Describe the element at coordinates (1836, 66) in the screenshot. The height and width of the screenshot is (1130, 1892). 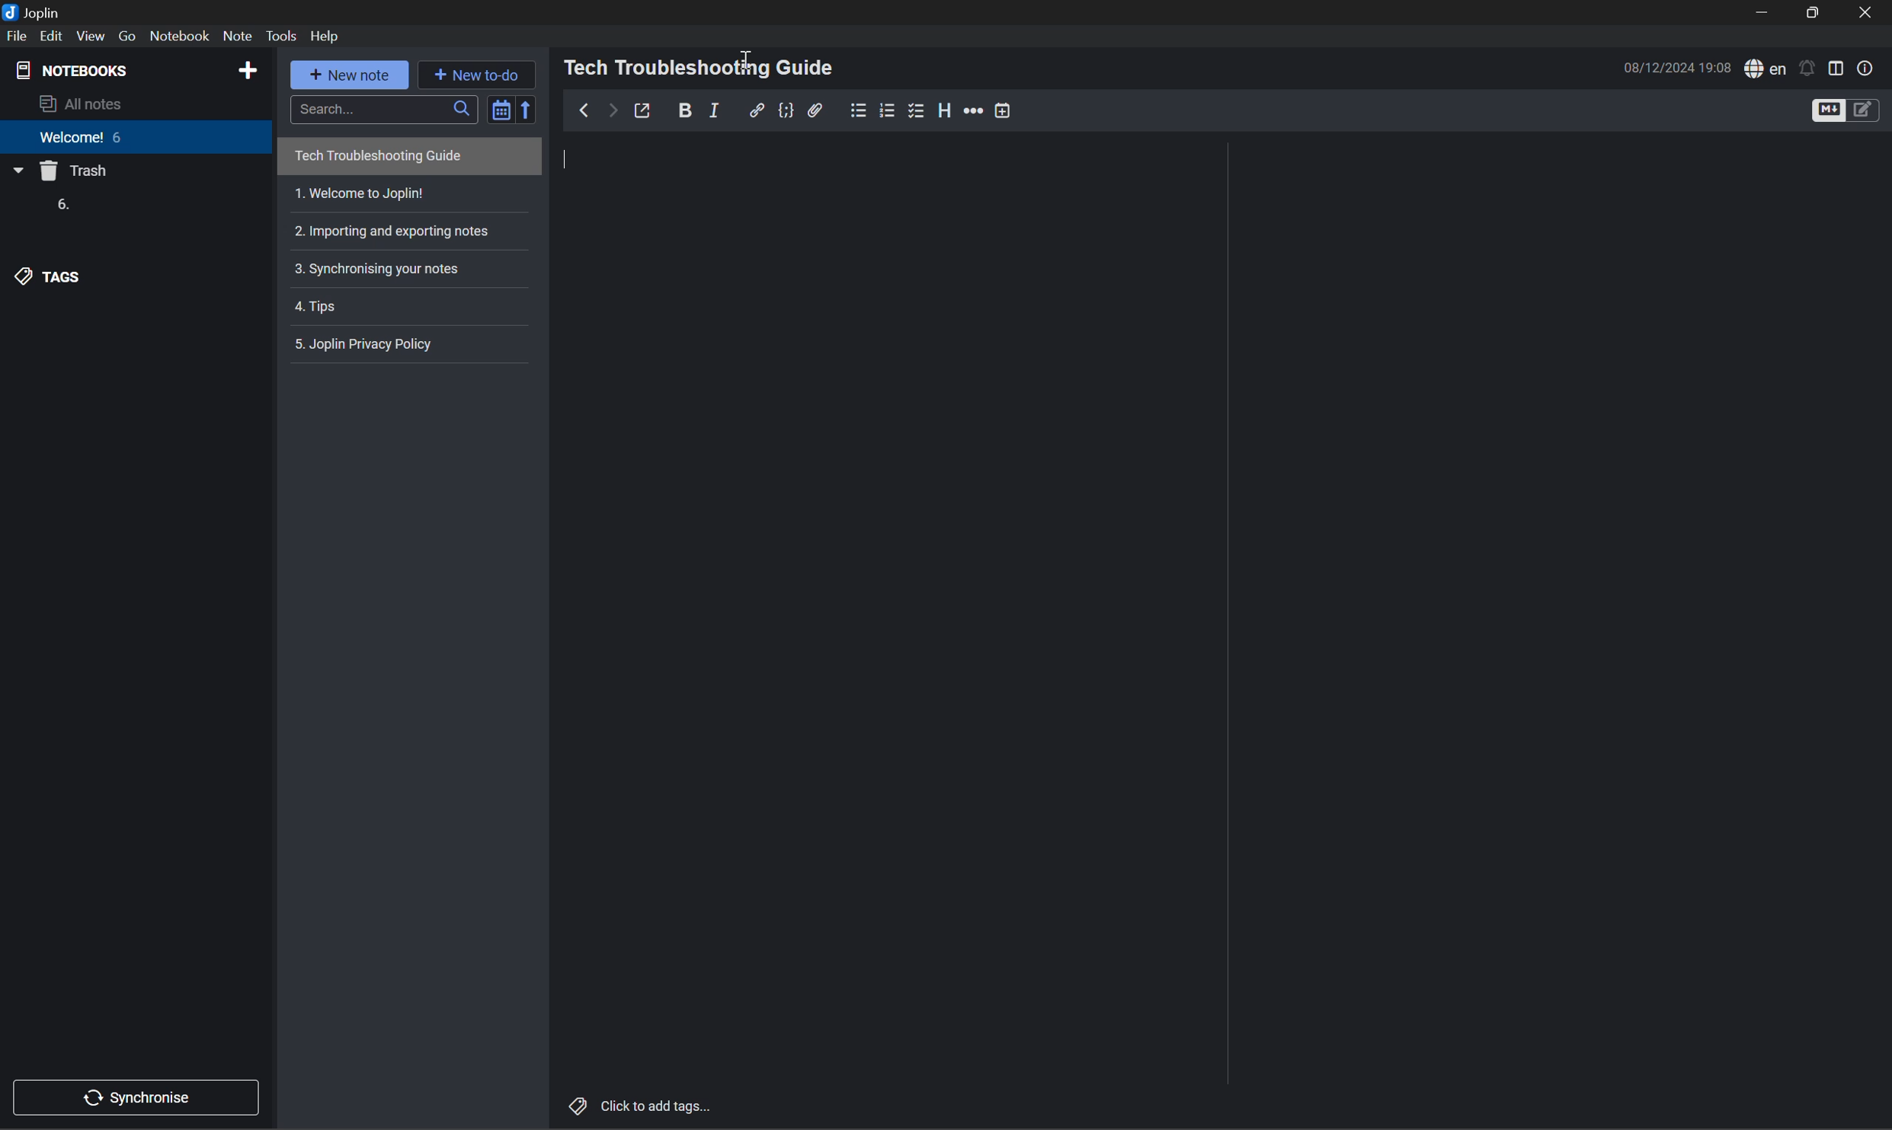
I see `Toggle editor layout` at that location.